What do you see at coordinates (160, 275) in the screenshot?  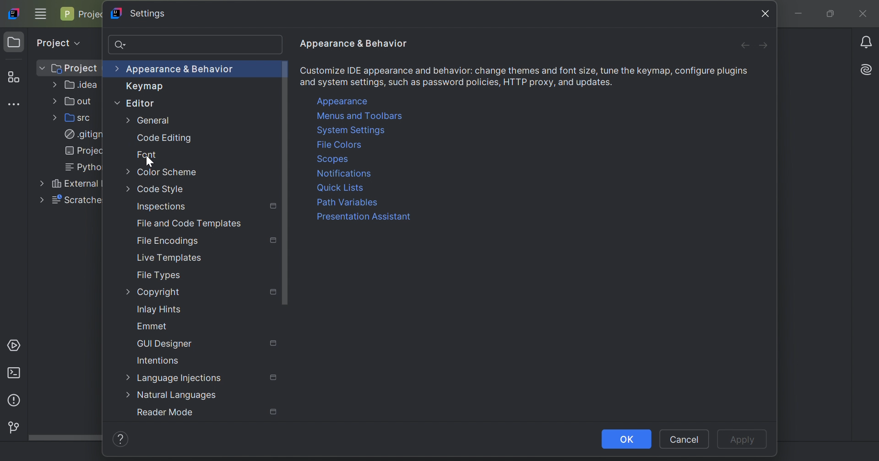 I see `File types` at bounding box center [160, 275].